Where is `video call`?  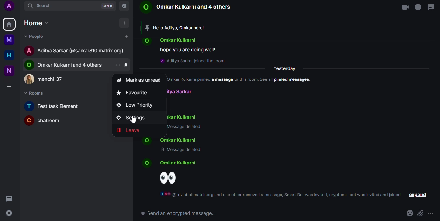
video call is located at coordinates (404, 8).